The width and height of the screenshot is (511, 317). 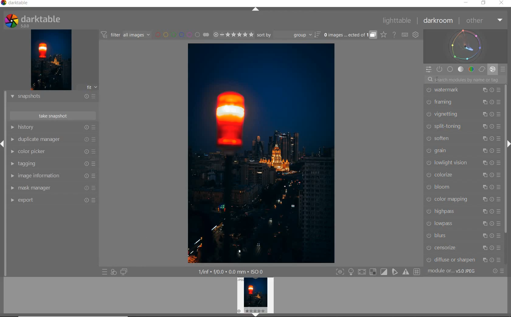 I want to click on , so click(x=85, y=164).